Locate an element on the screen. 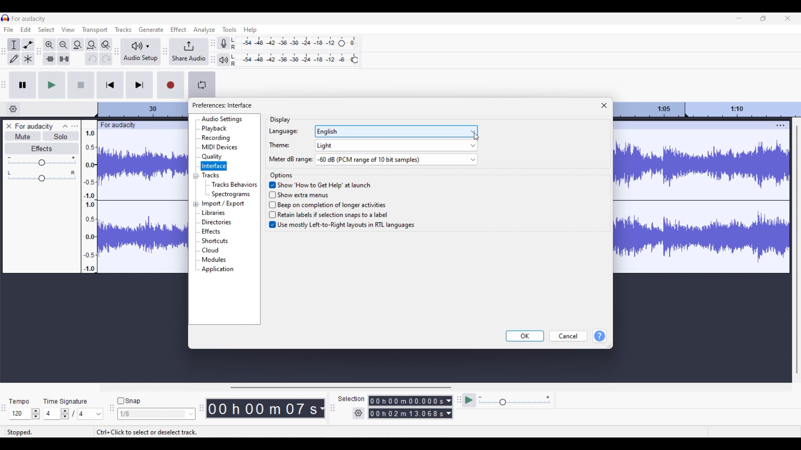 The image size is (801, 450). Tracks behaviors is located at coordinates (234, 184).